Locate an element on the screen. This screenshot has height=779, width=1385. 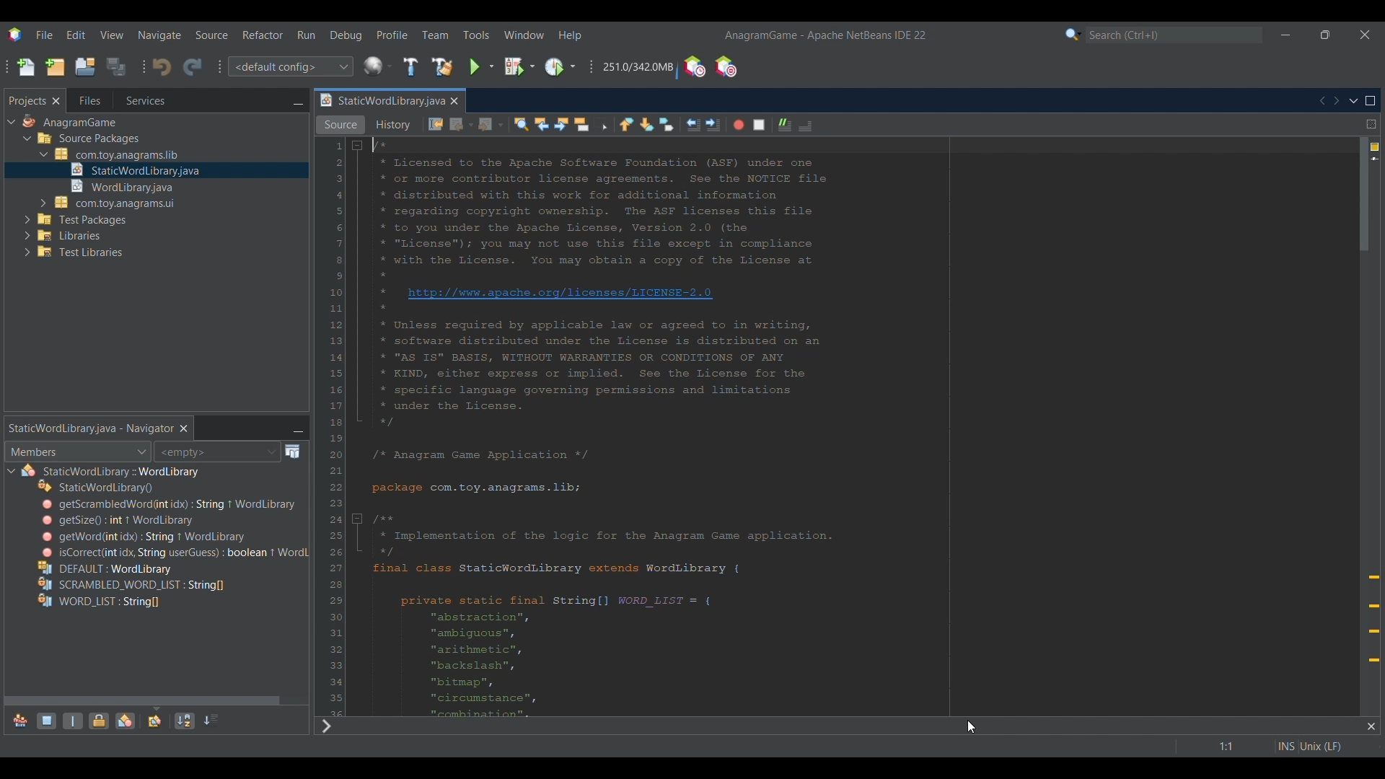
Show inherited members  is located at coordinates (20, 721).